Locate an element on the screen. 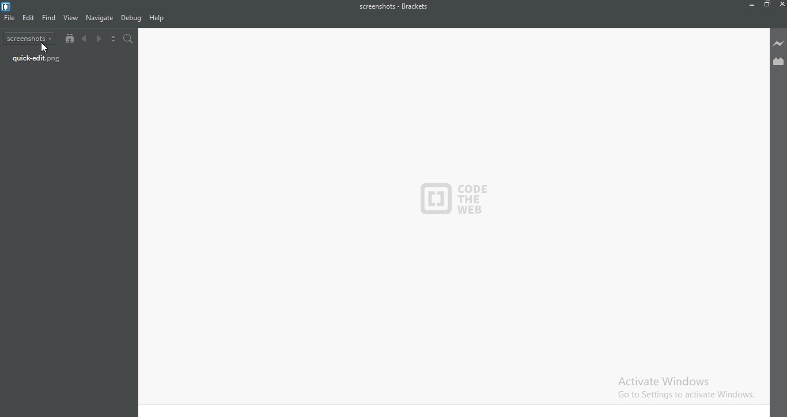  Debug is located at coordinates (131, 18).